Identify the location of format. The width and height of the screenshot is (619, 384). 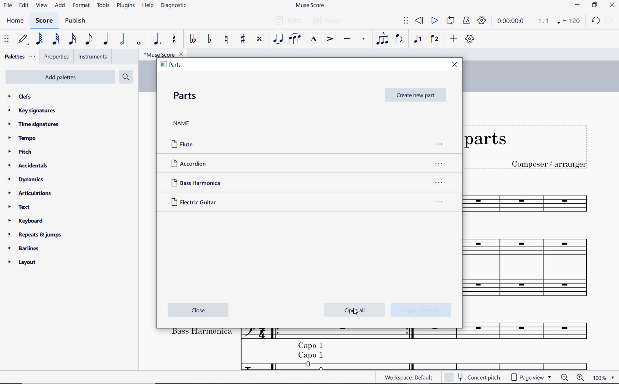
(81, 6).